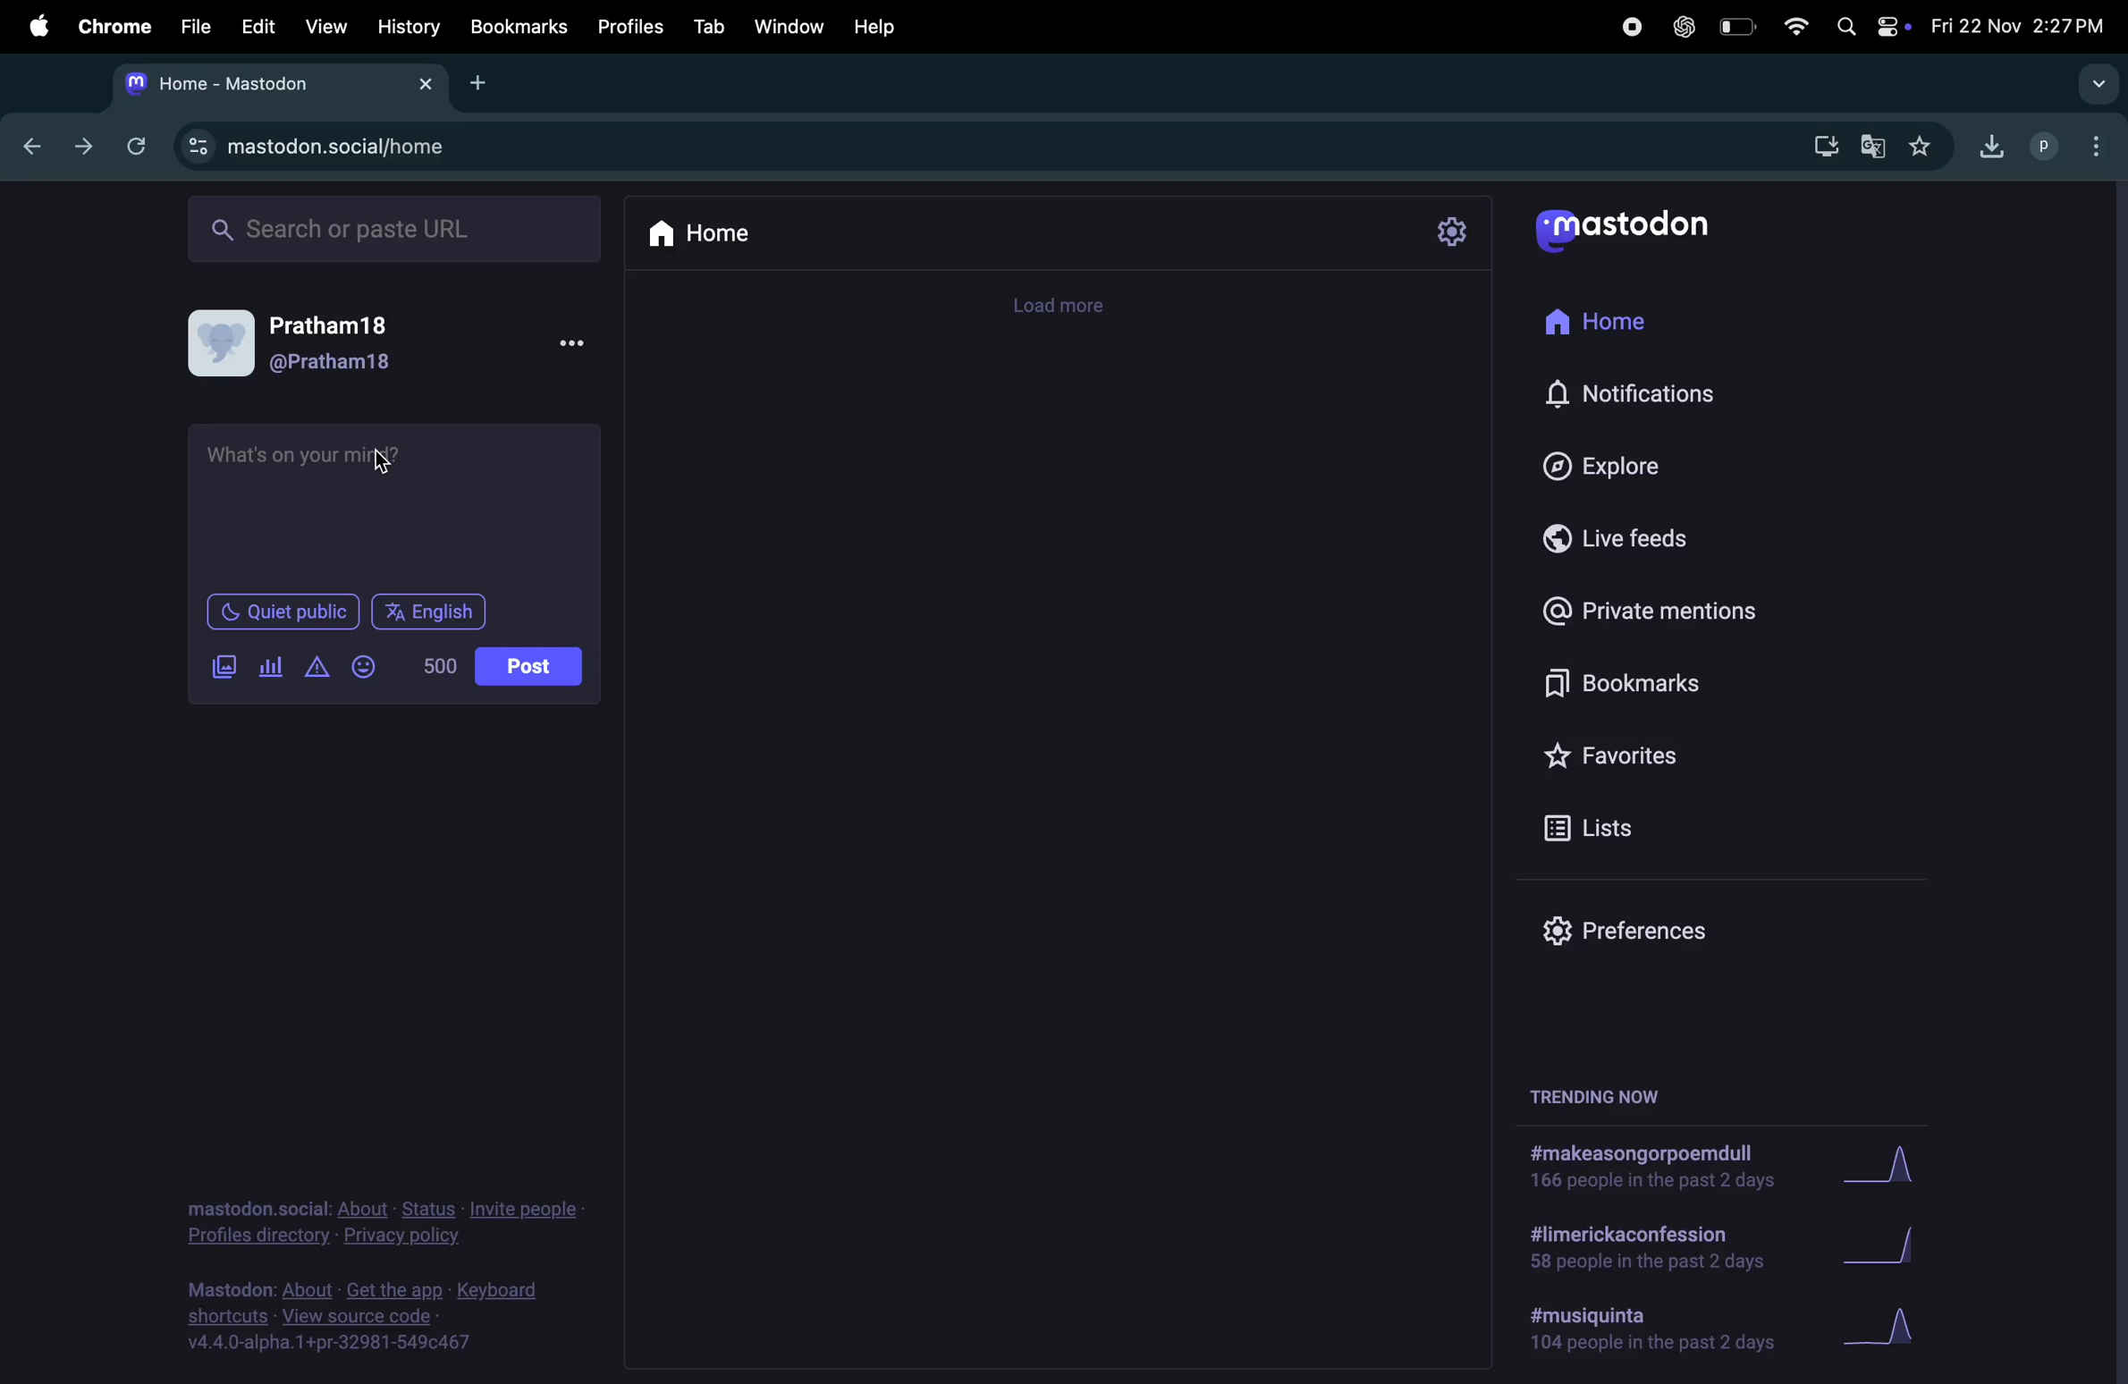 This screenshot has height=1384, width=2128. I want to click on graph, so click(1901, 1241).